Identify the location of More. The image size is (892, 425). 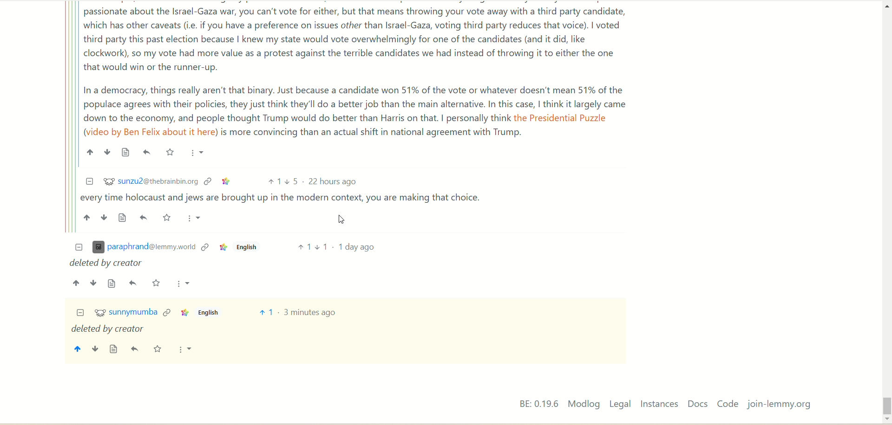
(184, 349).